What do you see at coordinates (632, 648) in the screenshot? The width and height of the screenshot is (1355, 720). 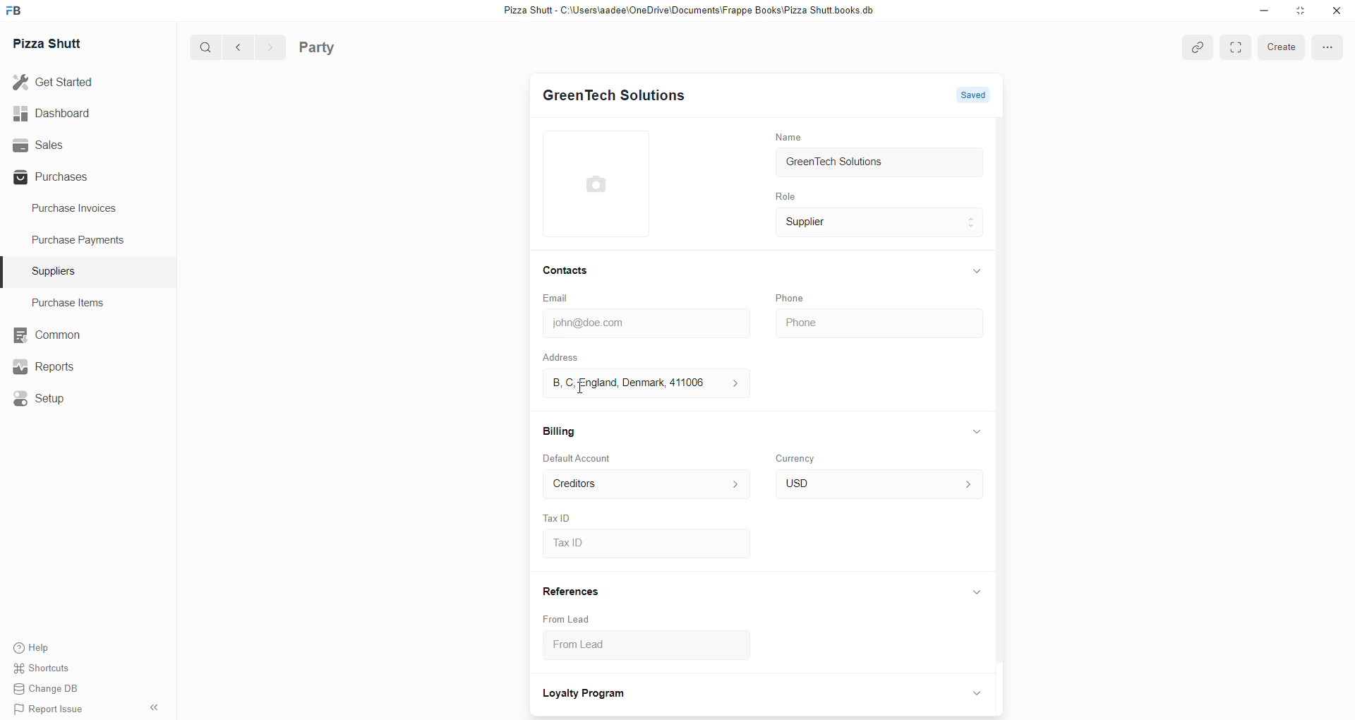 I see `From Lead` at bounding box center [632, 648].